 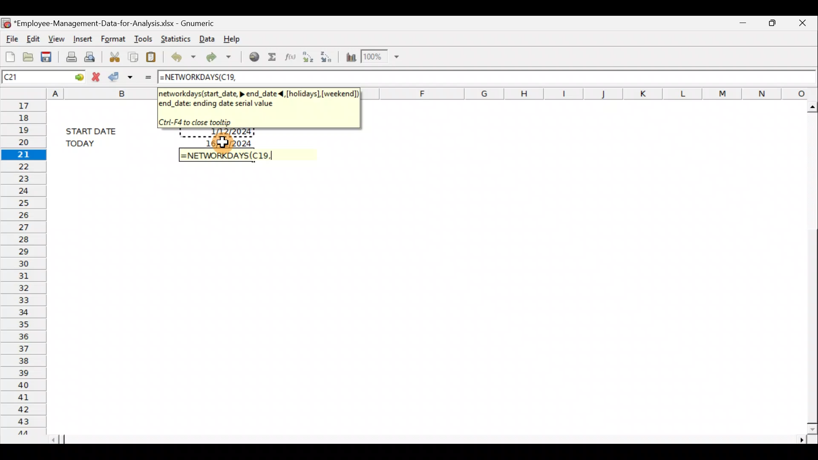 What do you see at coordinates (307, 57) in the screenshot?
I see `Sort in Ascending order` at bounding box center [307, 57].